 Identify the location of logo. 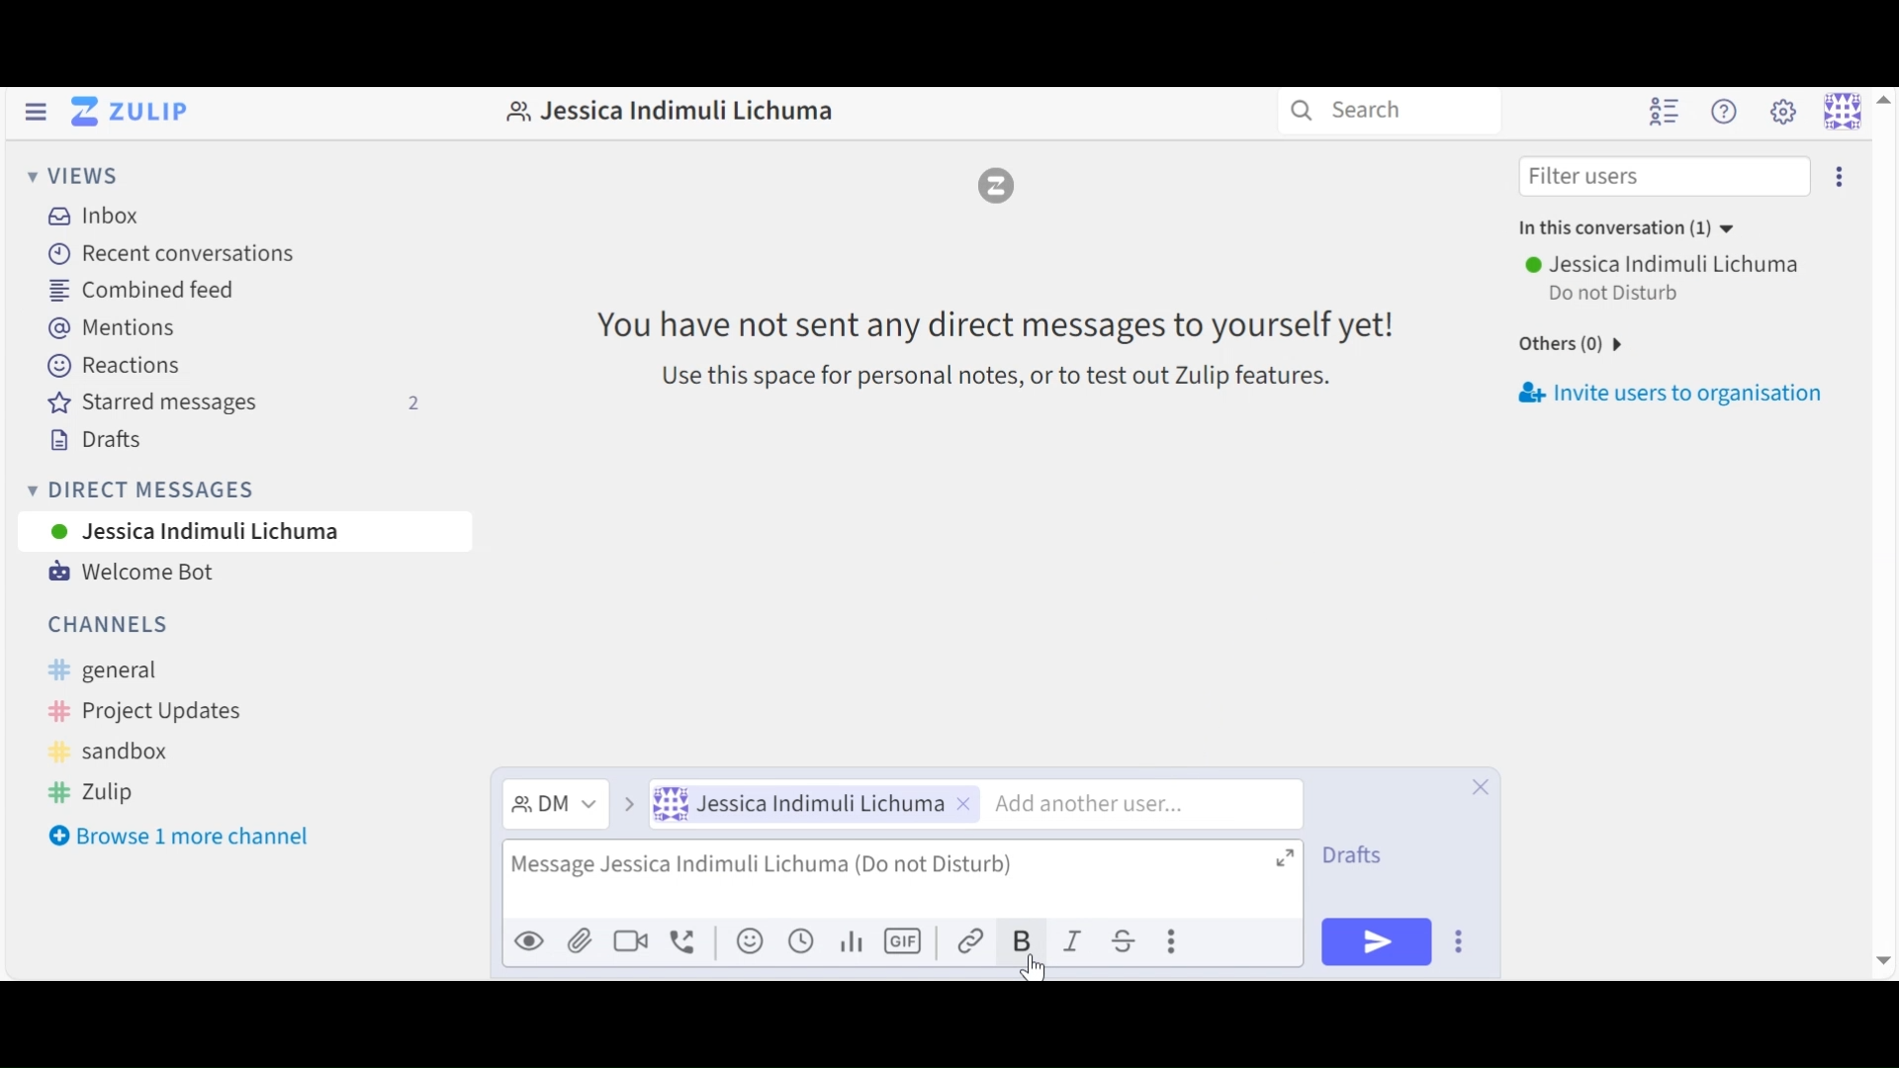
(999, 185).